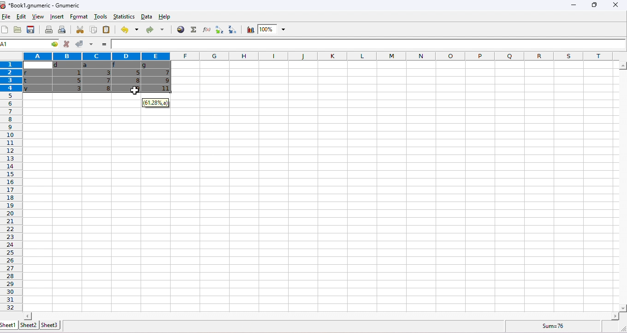 Image resolution: width=627 pixels, height=333 pixels. Describe the element at coordinates (28, 325) in the screenshot. I see `sheet2` at that location.